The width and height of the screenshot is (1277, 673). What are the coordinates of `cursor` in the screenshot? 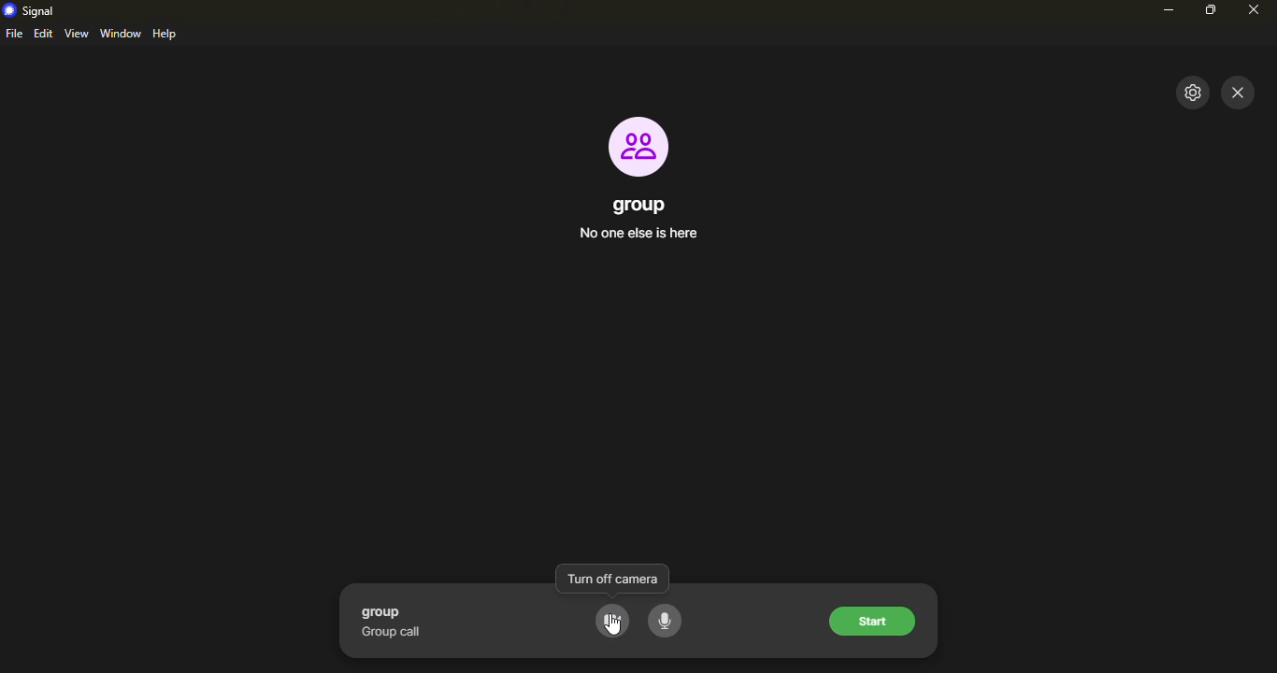 It's located at (612, 624).